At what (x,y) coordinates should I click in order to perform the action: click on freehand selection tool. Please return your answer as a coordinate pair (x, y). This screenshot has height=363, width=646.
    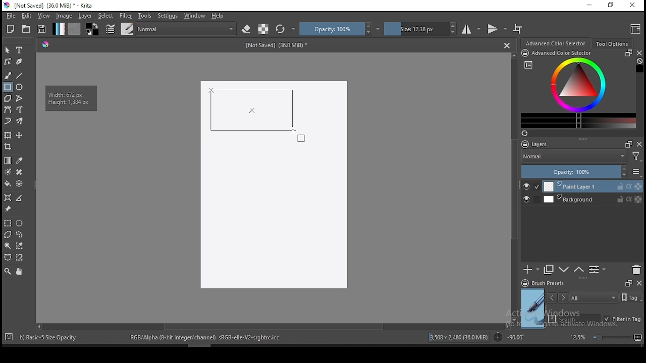
    Looking at the image, I should click on (20, 234).